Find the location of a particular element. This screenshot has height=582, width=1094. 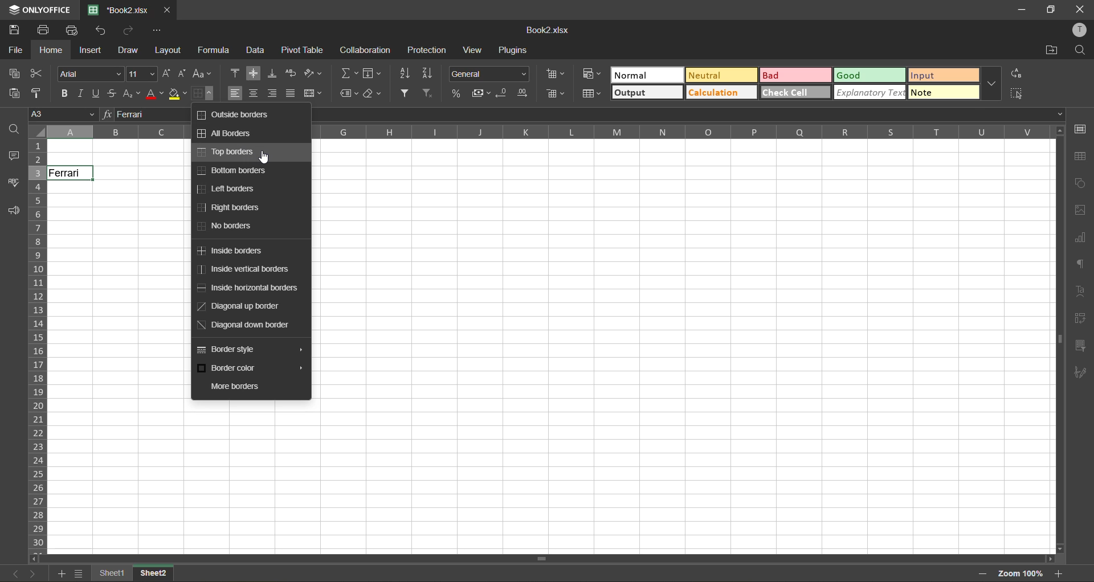

sort ascending is located at coordinates (407, 73).